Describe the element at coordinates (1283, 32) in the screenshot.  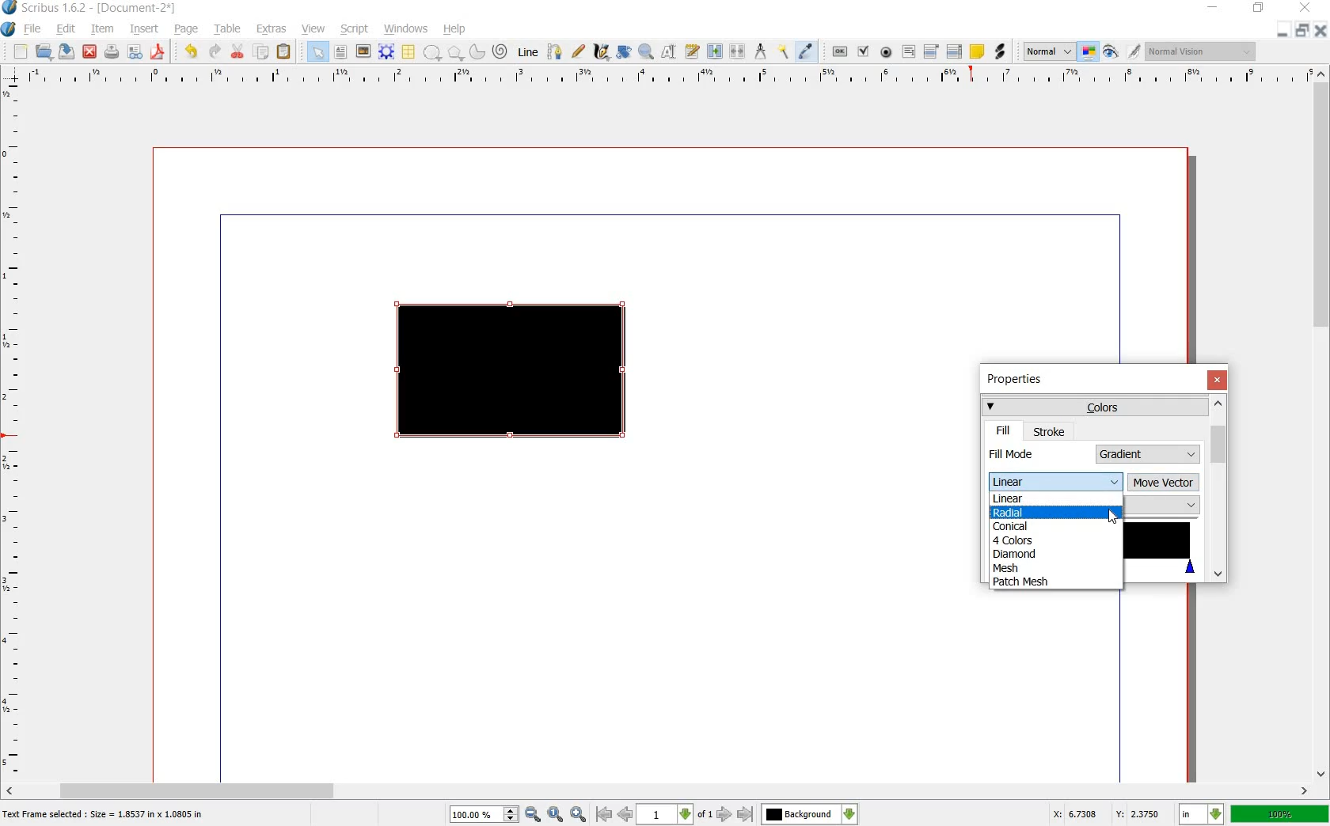
I see `minimize` at that location.